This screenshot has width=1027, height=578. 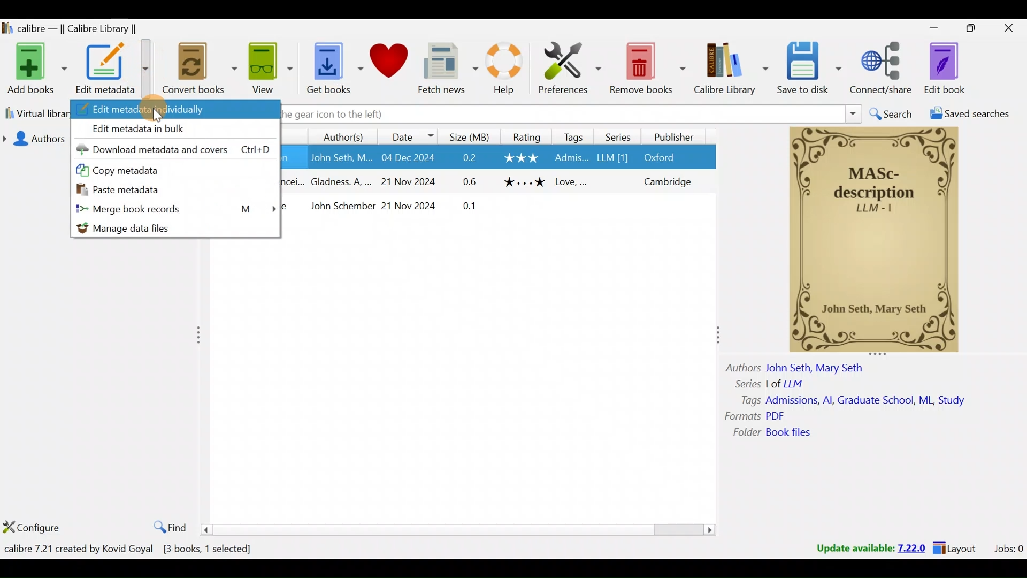 I want to click on , so click(x=573, y=181).